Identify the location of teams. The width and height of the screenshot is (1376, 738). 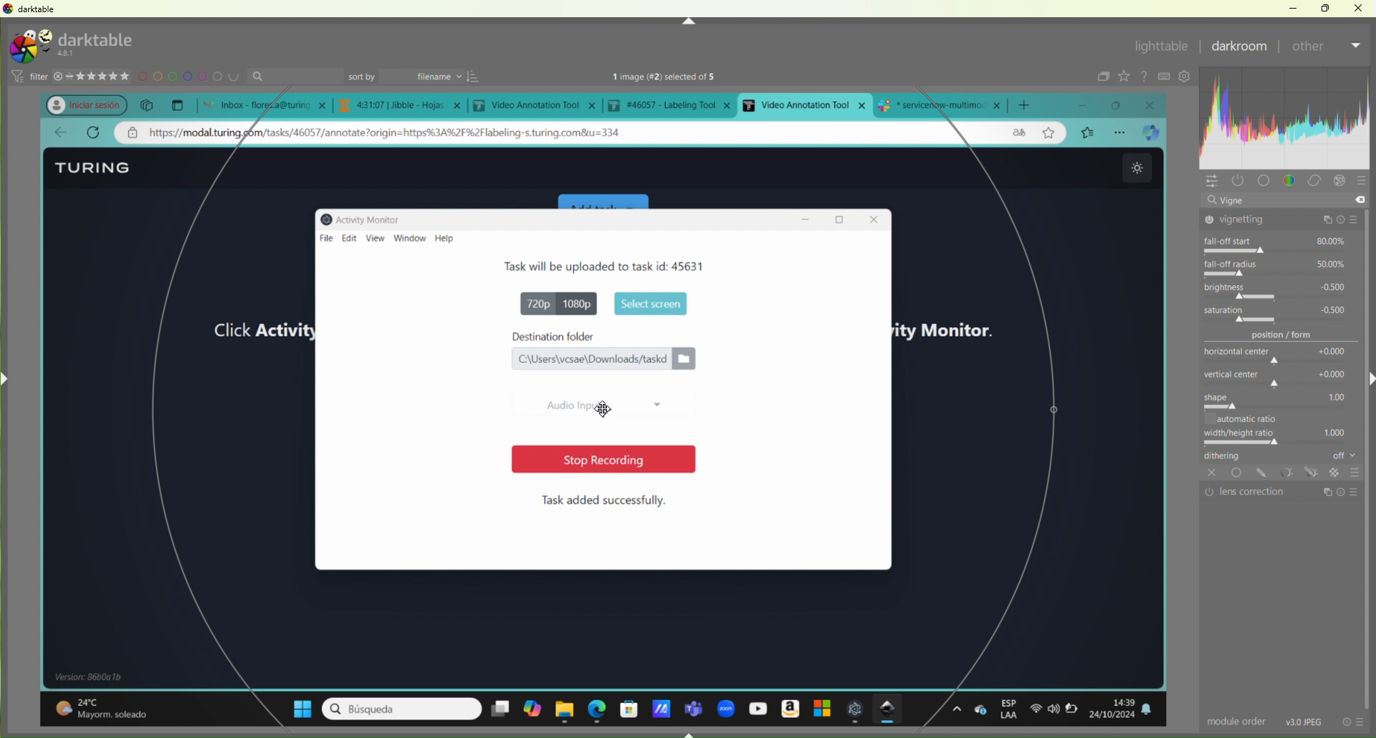
(694, 704).